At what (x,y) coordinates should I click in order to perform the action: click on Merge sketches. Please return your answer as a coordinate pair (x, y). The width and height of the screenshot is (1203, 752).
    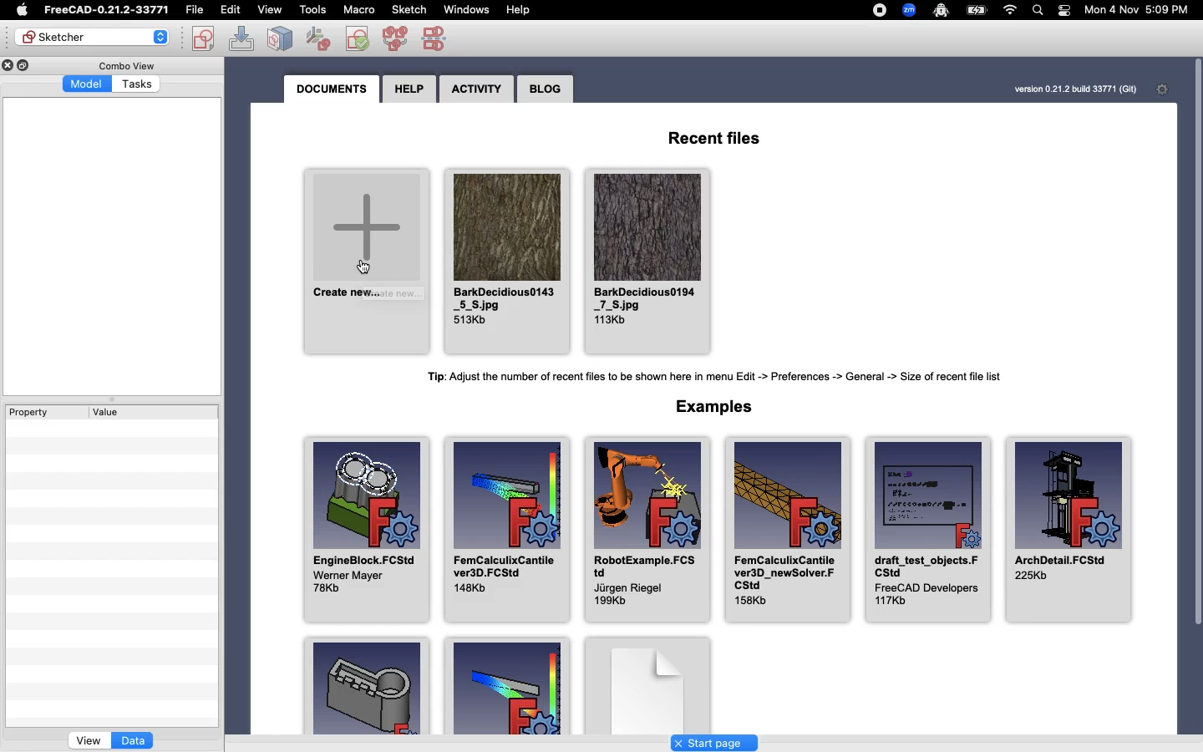
    Looking at the image, I should click on (395, 38).